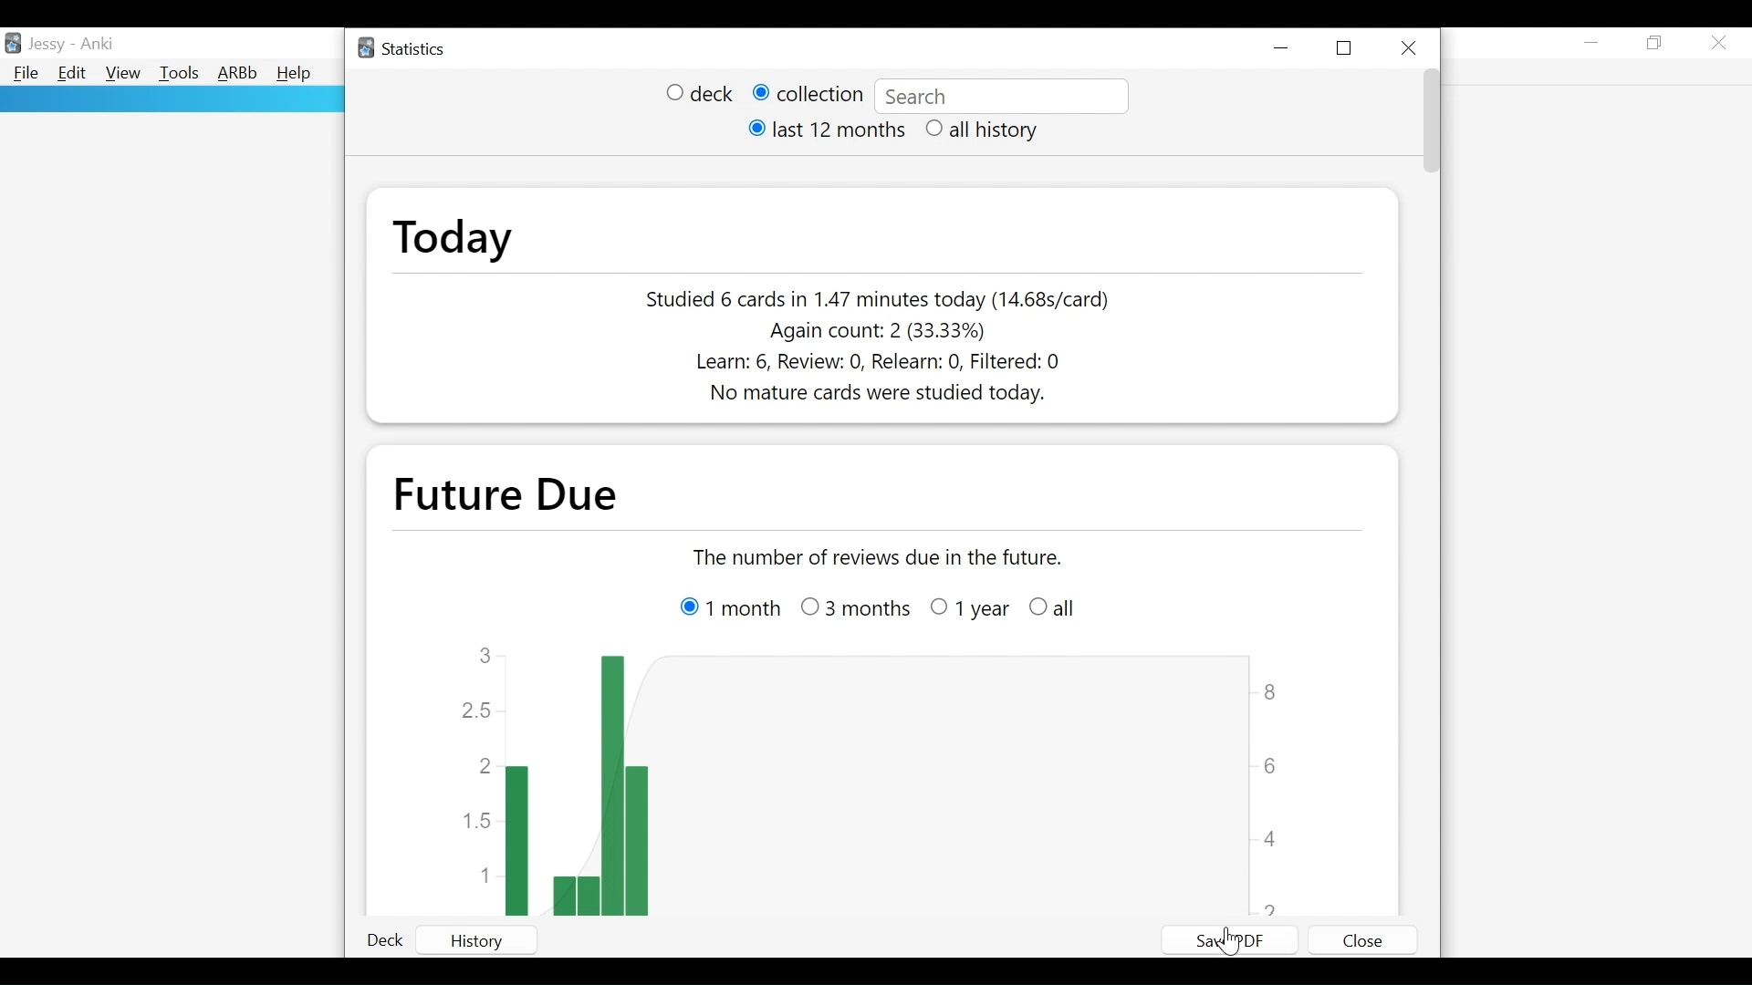 The image size is (1752, 985). What do you see at coordinates (870, 365) in the screenshot?
I see `Learn count, Review count, Relearn count, Filtered count` at bounding box center [870, 365].